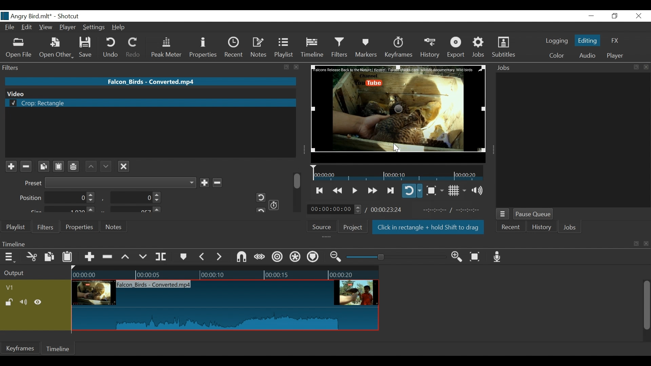 The image size is (651, 366). Describe the element at coordinates (454, 210) in the screenshot. I see `In point` at that location.